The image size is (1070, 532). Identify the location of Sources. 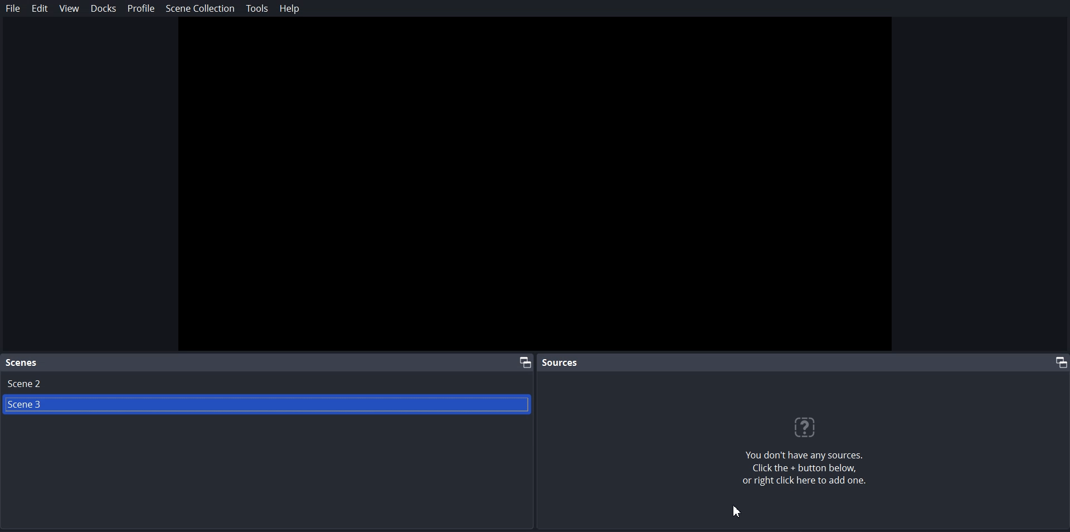
(562, 362).